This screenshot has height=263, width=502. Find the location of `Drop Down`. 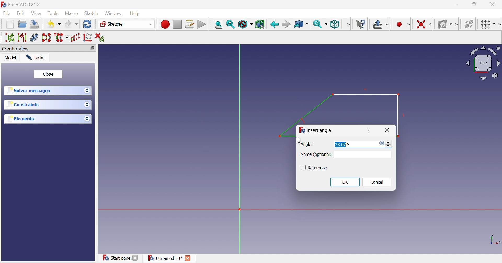

Drop Down is located at coordinates (308, 24).